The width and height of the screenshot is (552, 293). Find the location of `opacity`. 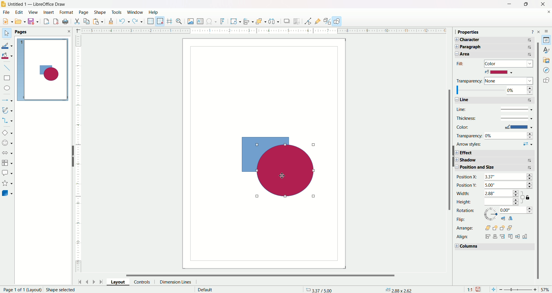

opacity is located at coordinates (494, 90).